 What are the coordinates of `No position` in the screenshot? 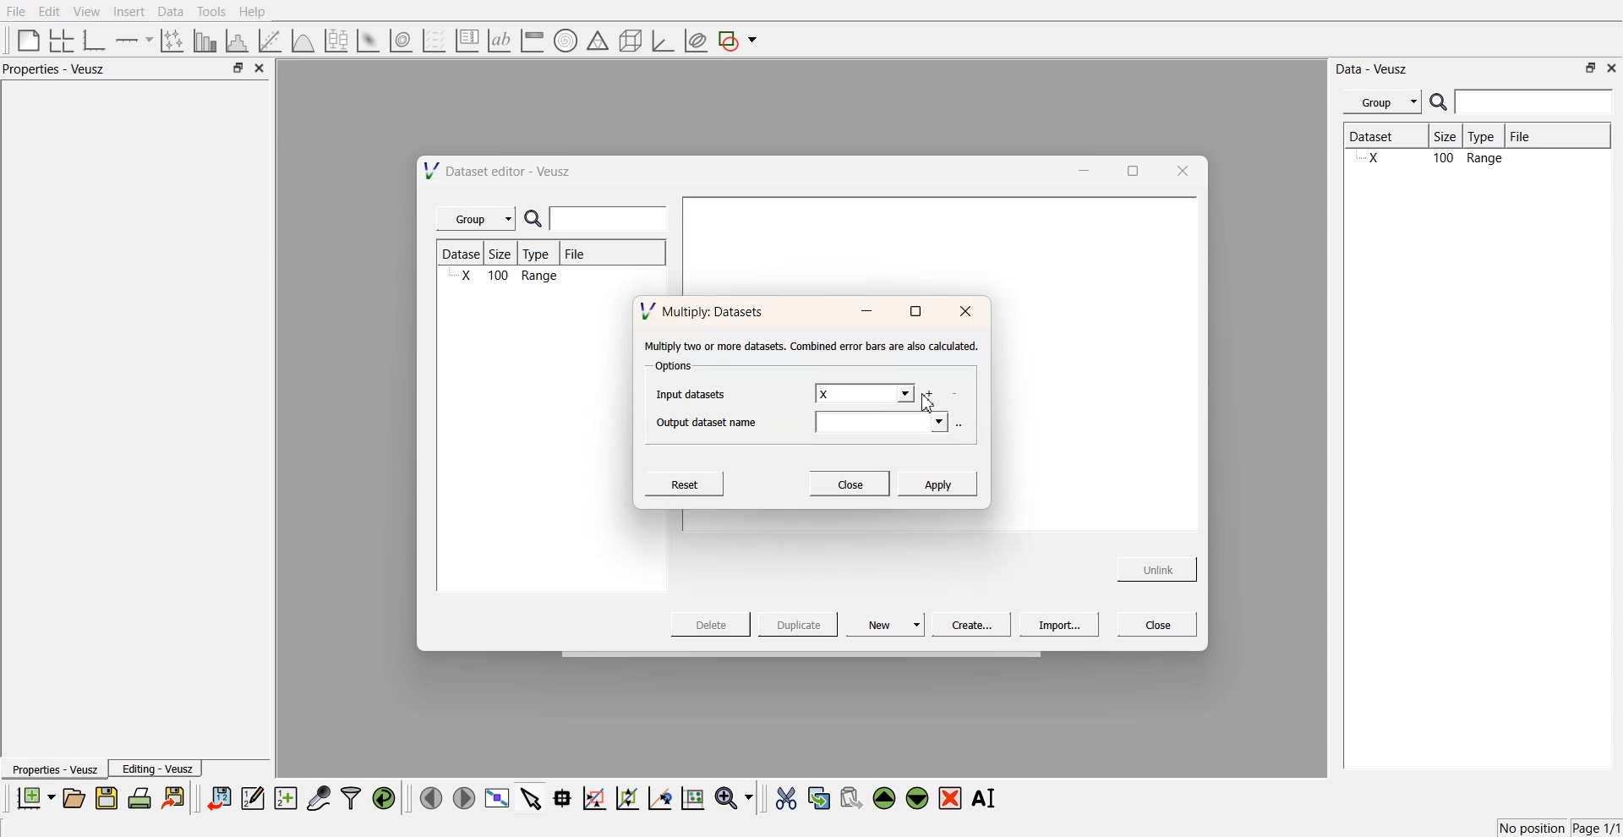 It's located at (1534, 826).